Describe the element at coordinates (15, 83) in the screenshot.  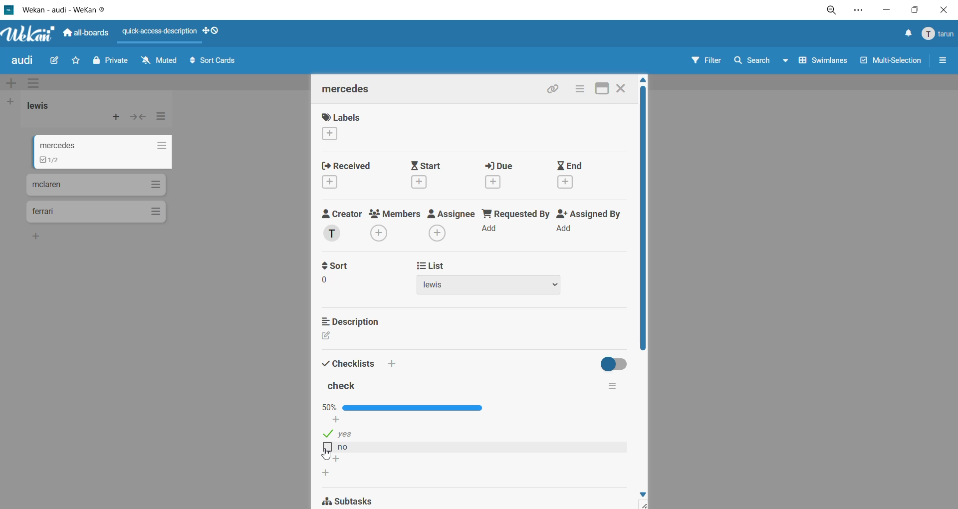
I see `add swimlane` at that location.